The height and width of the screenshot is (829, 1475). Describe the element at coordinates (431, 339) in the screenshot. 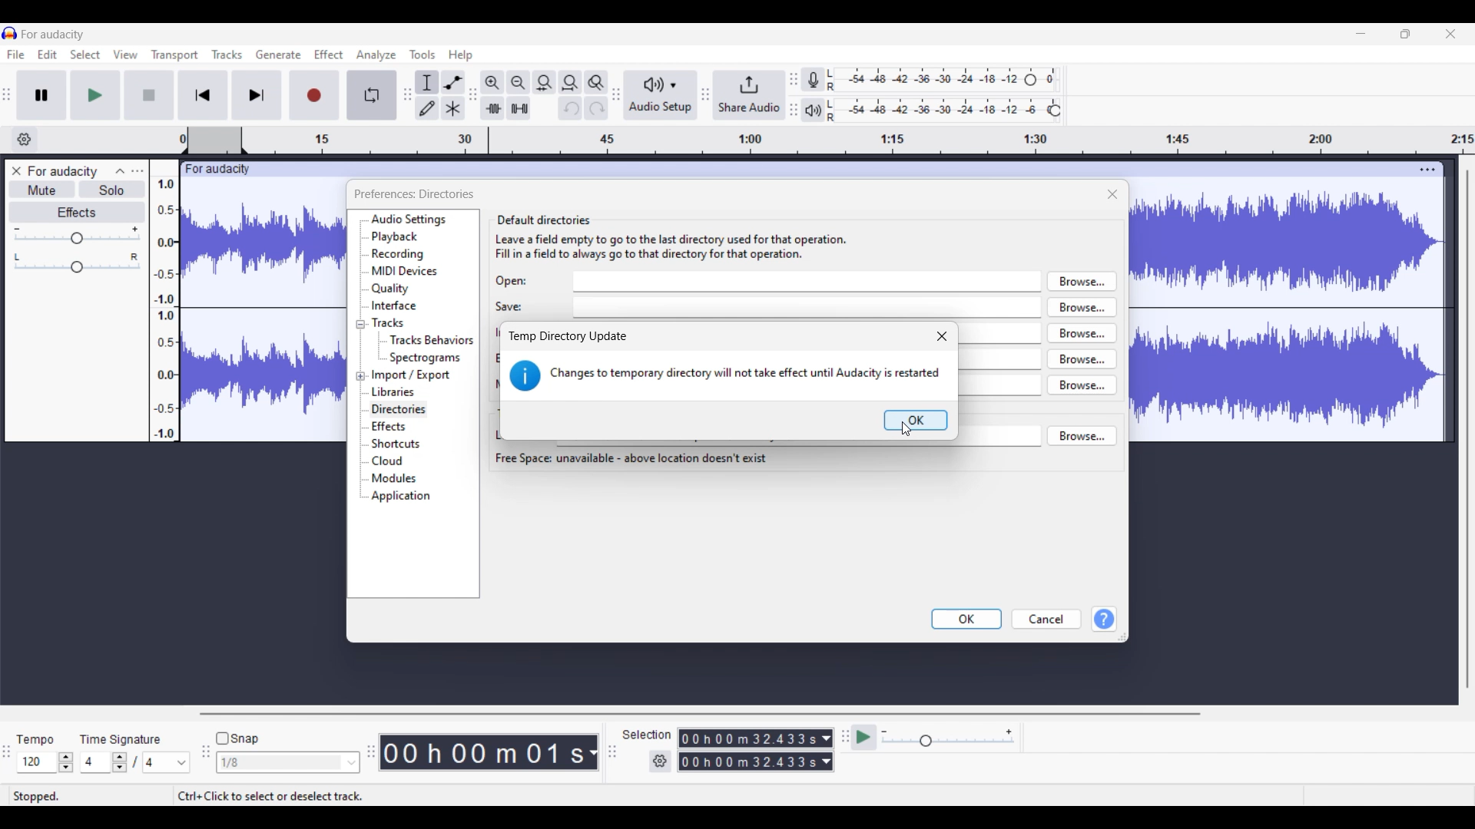

I see `Tracks behavior ` at that location.